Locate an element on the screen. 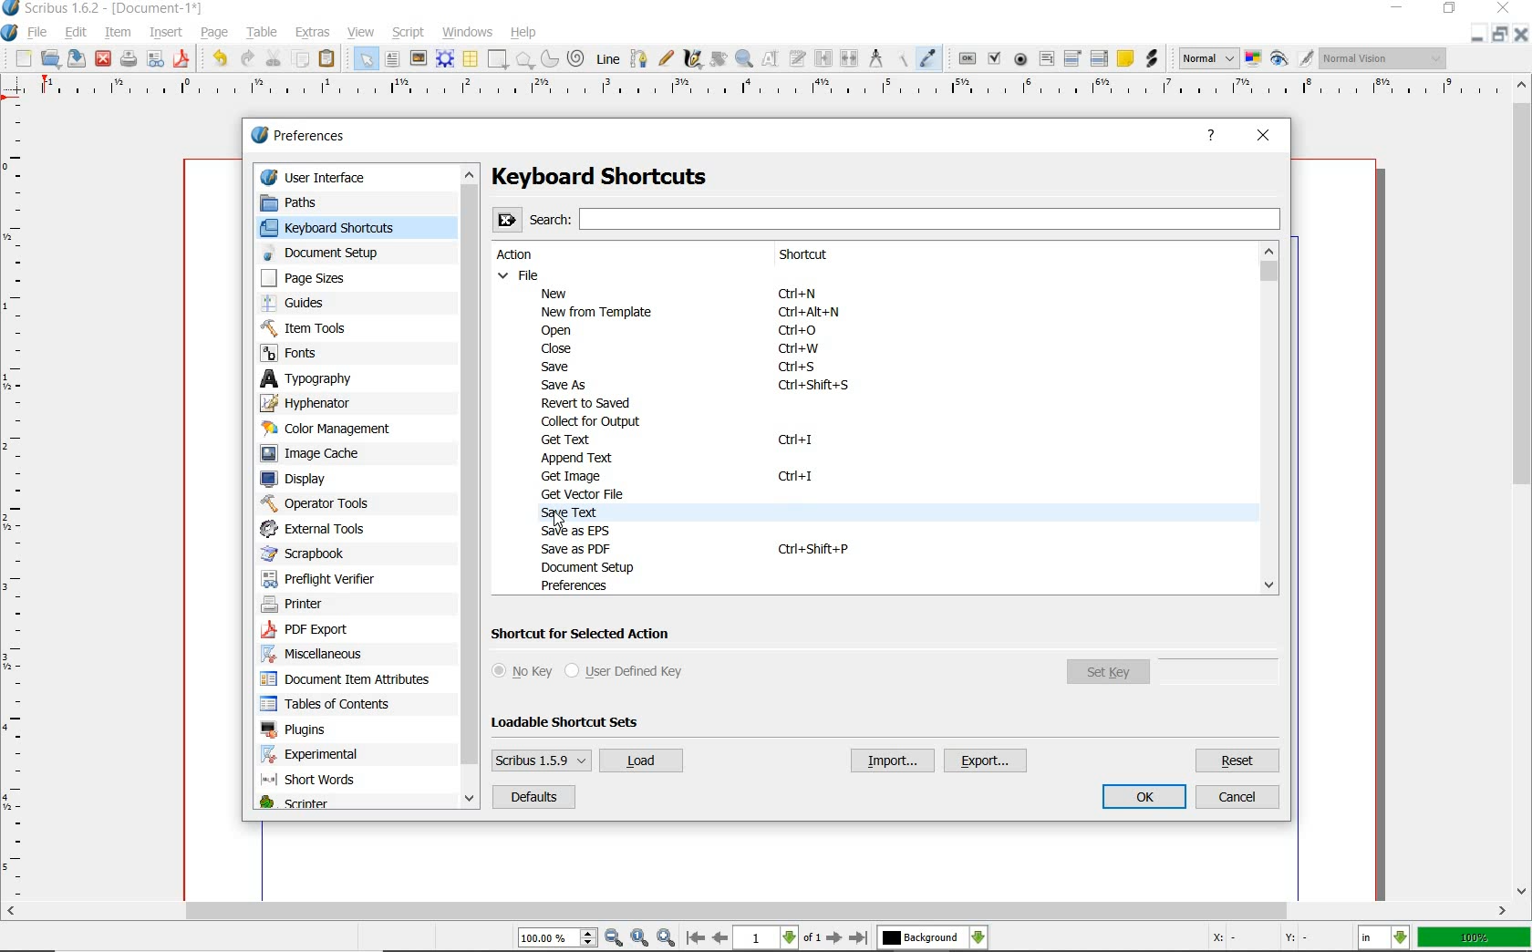  ruler is located at coordinates (767, 92).